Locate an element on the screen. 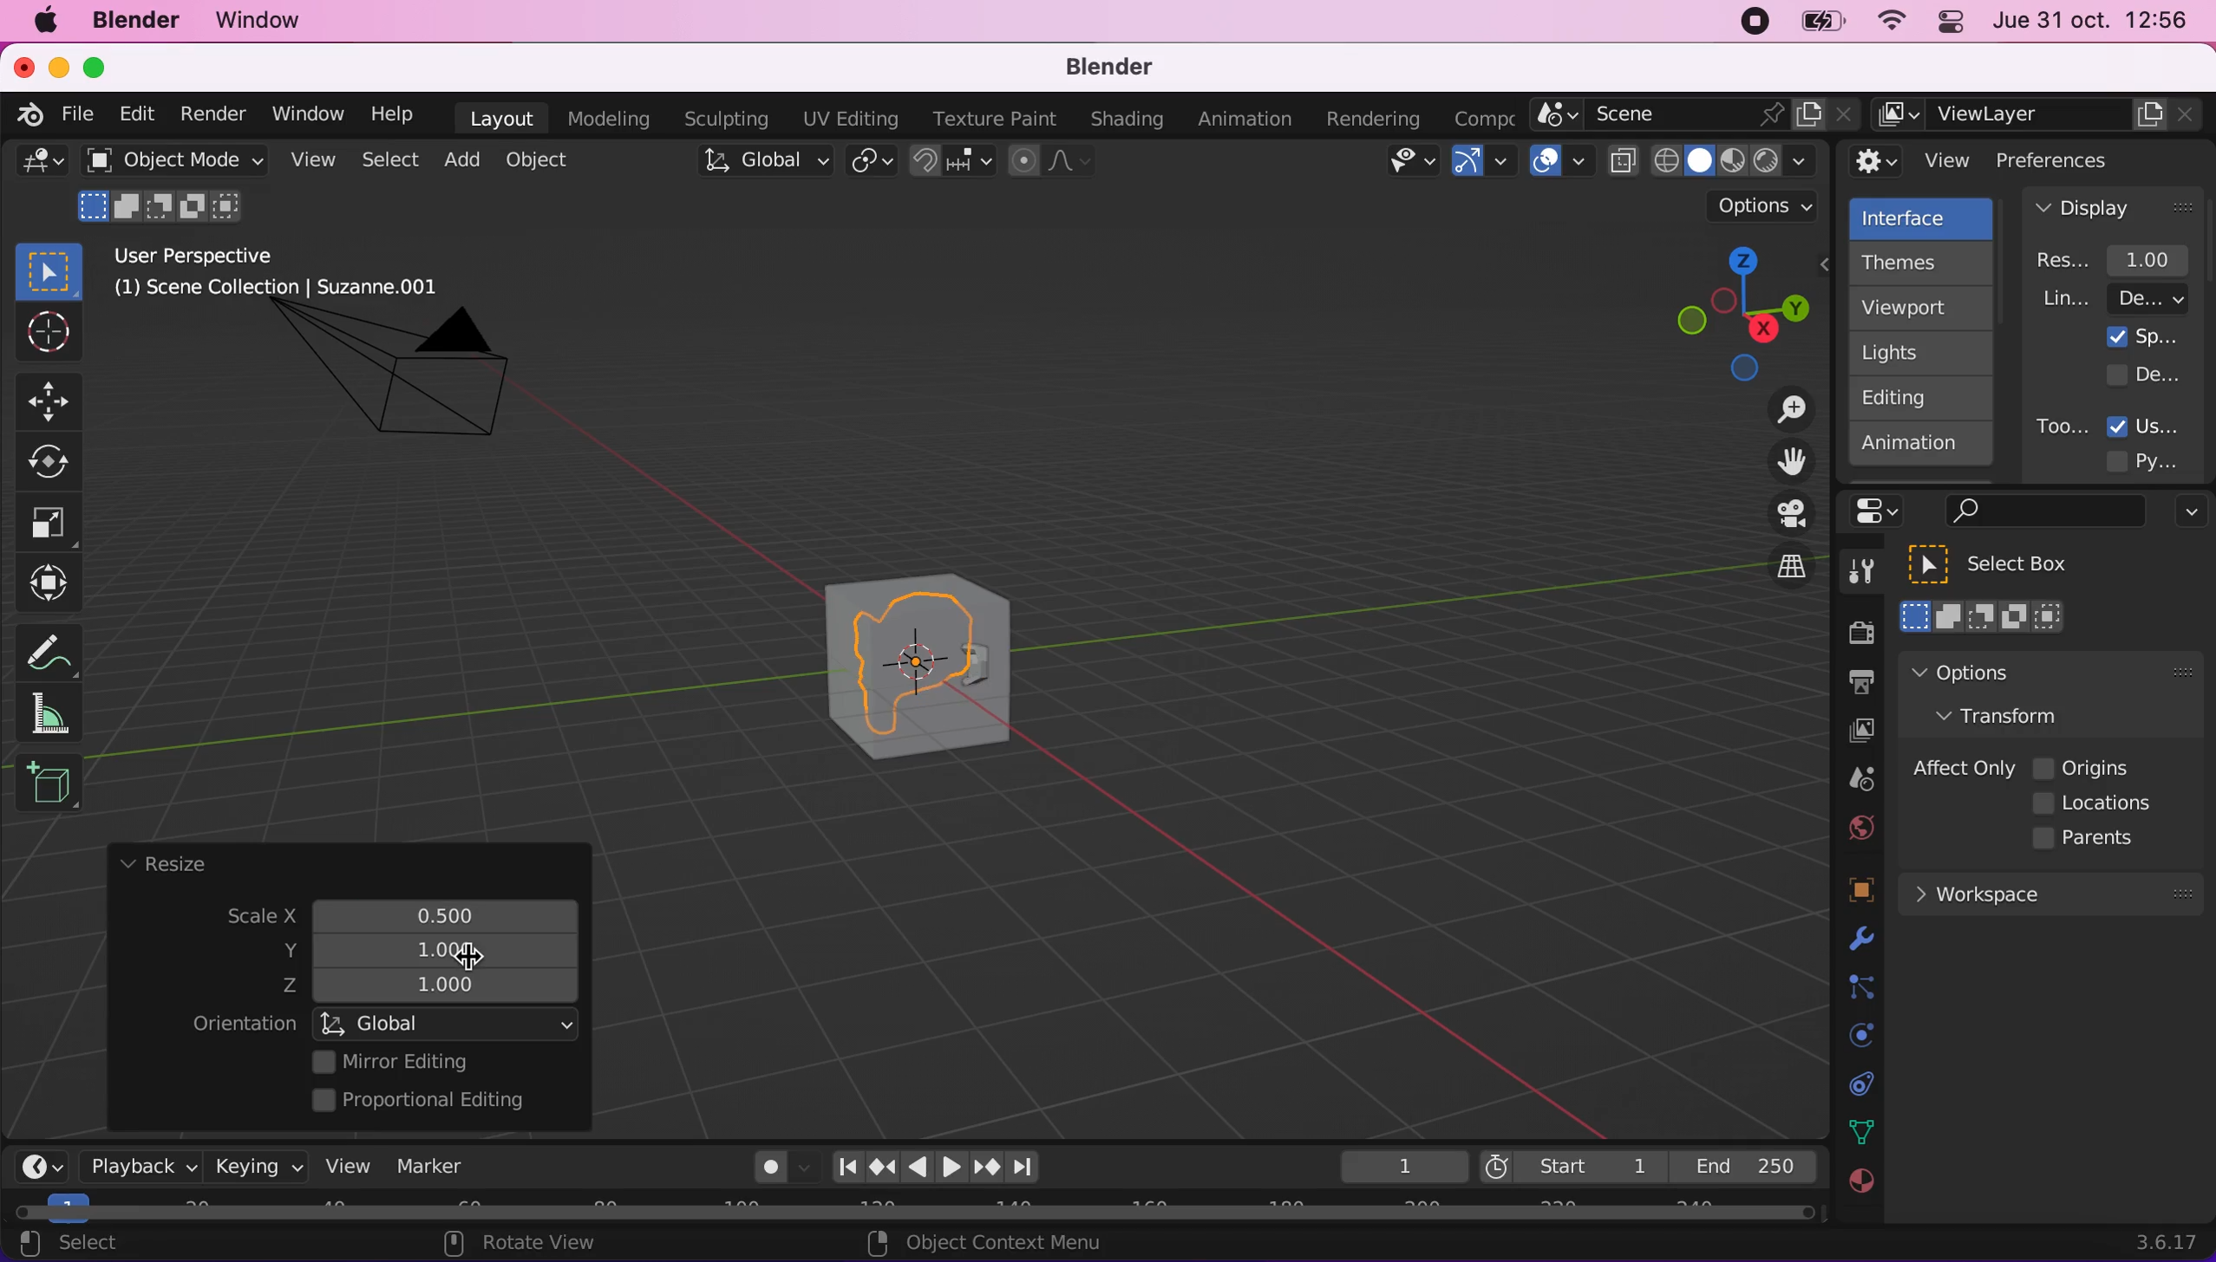 This screenshot has width=2216, height=1262. scene is located at coordinates (1853, 780).